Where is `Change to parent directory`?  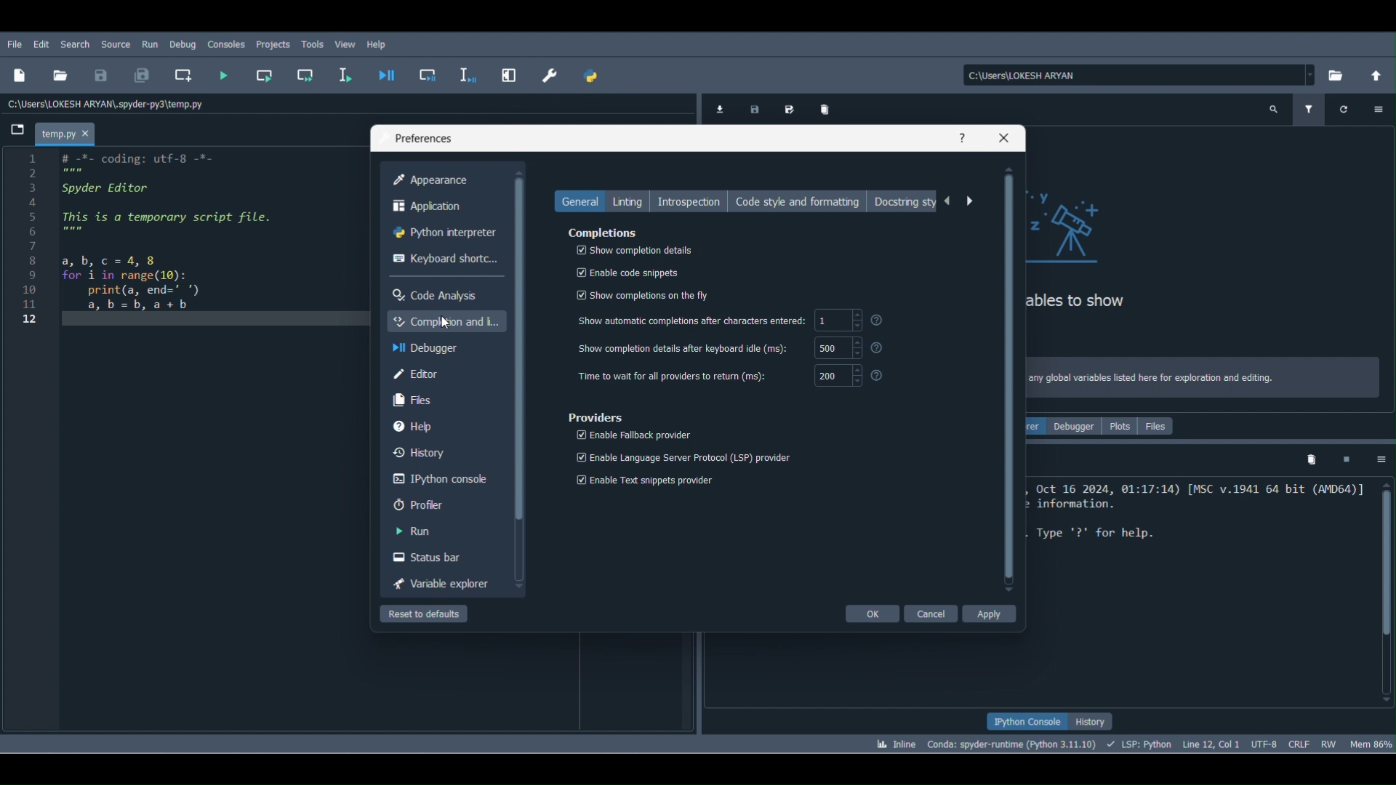
Change to parent directory is located at coordinates (1373, 77).